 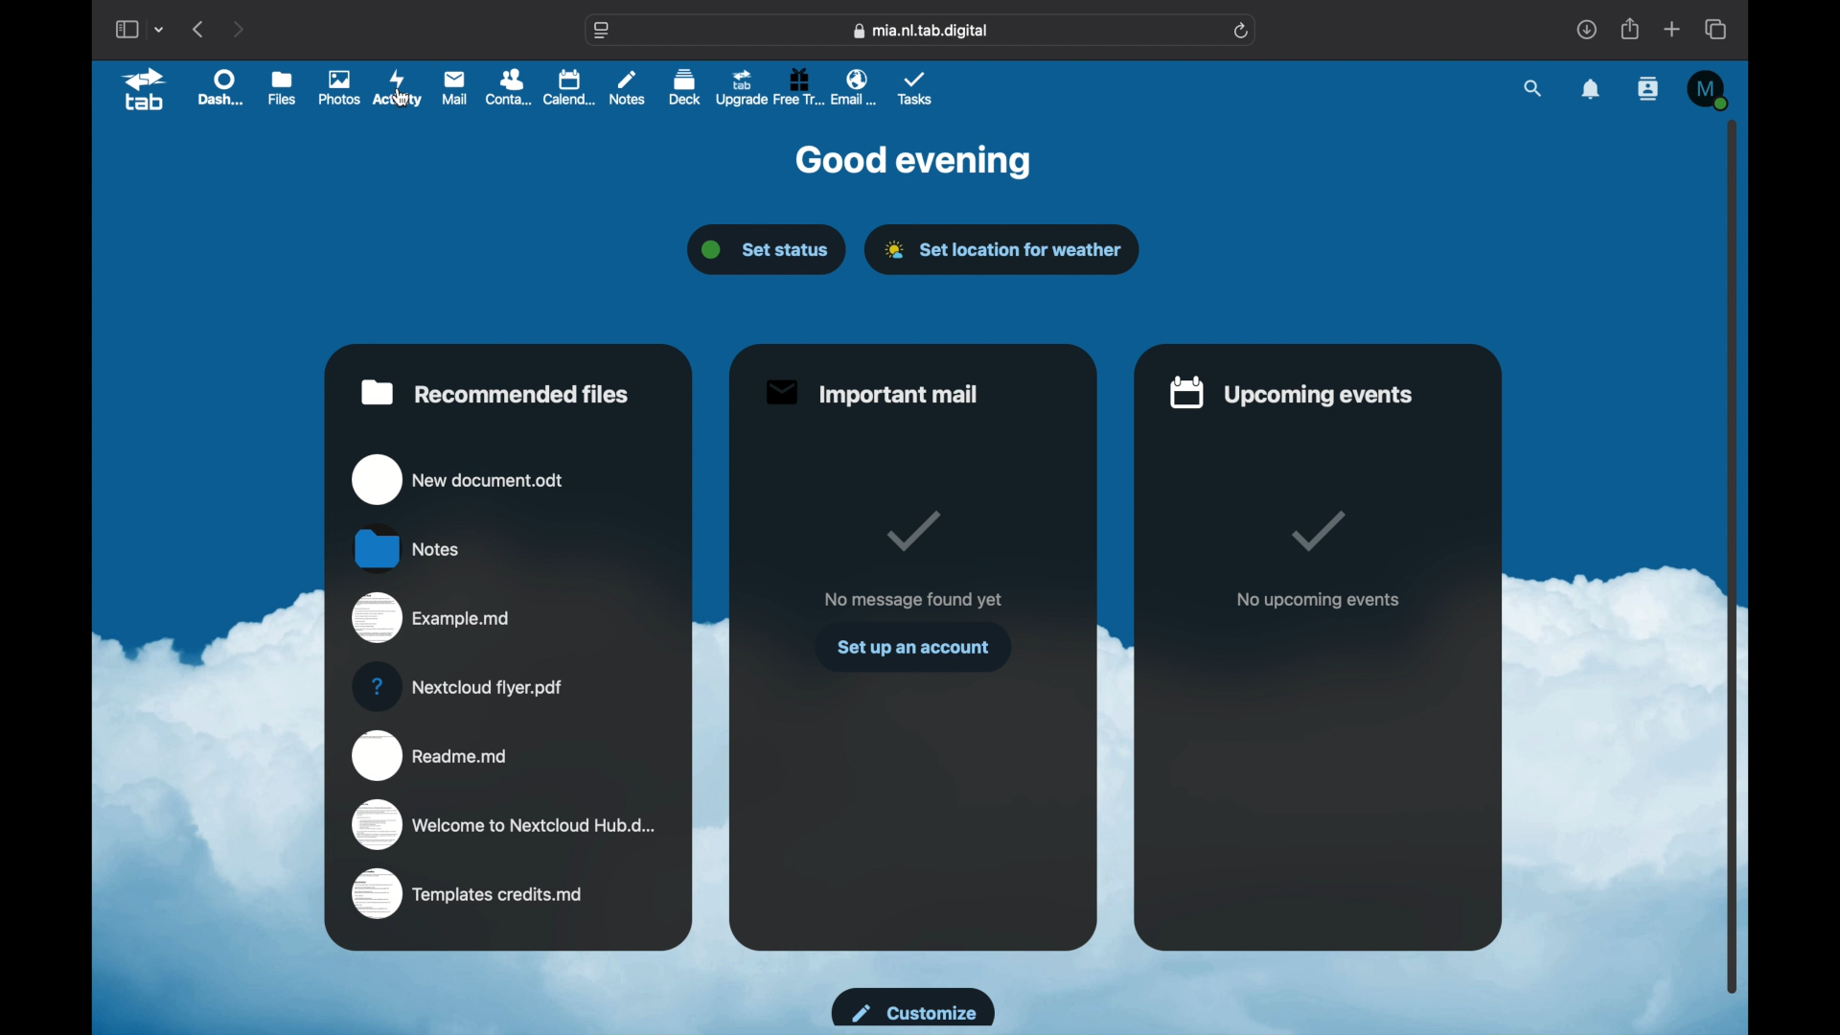 What do you see at coordinates (145, 90) in the screenshot?
I see `tab` at bounding box center [145, 90].